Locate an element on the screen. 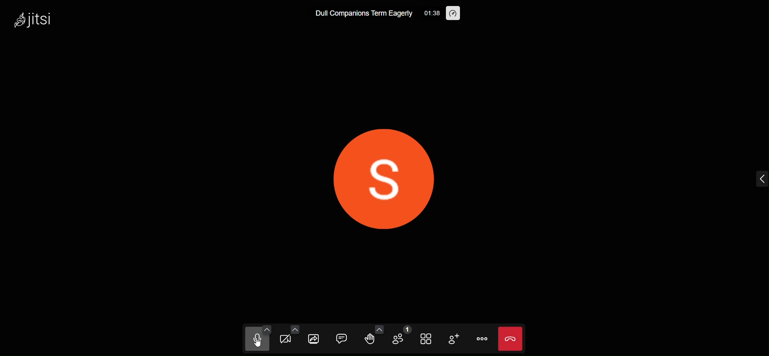 Image resolution: width=769 pixels, height=356 pixels. chat is located at coordinates (341, 338).